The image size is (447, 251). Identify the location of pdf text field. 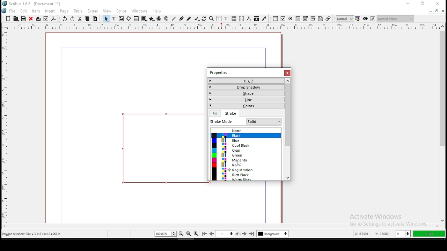
(298, 19).